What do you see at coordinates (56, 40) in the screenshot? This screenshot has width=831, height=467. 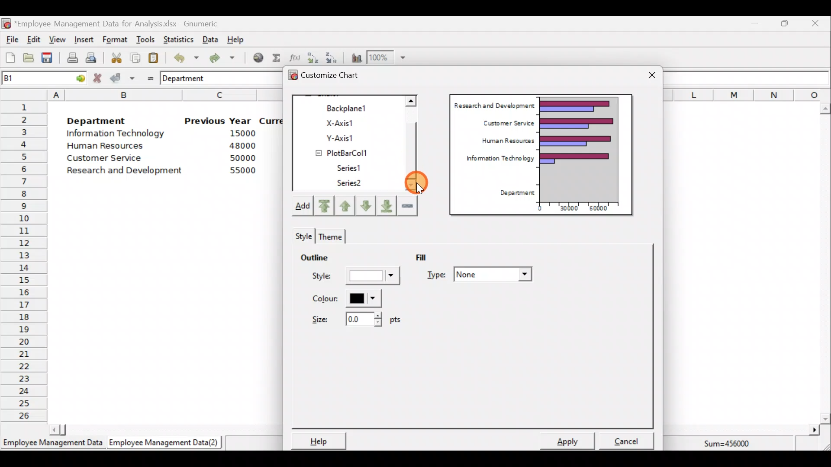 I see `View` at bounding box center [56, 40].